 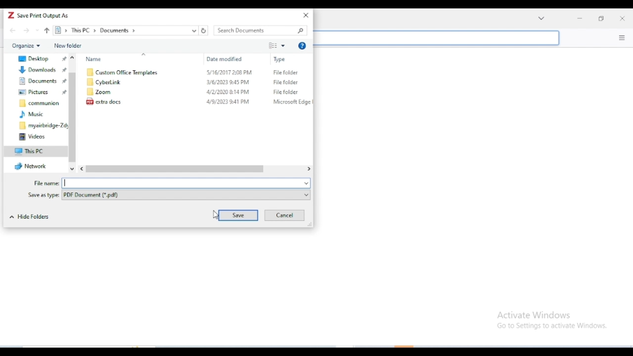 I want to click on options, so click(x=623, y=38).